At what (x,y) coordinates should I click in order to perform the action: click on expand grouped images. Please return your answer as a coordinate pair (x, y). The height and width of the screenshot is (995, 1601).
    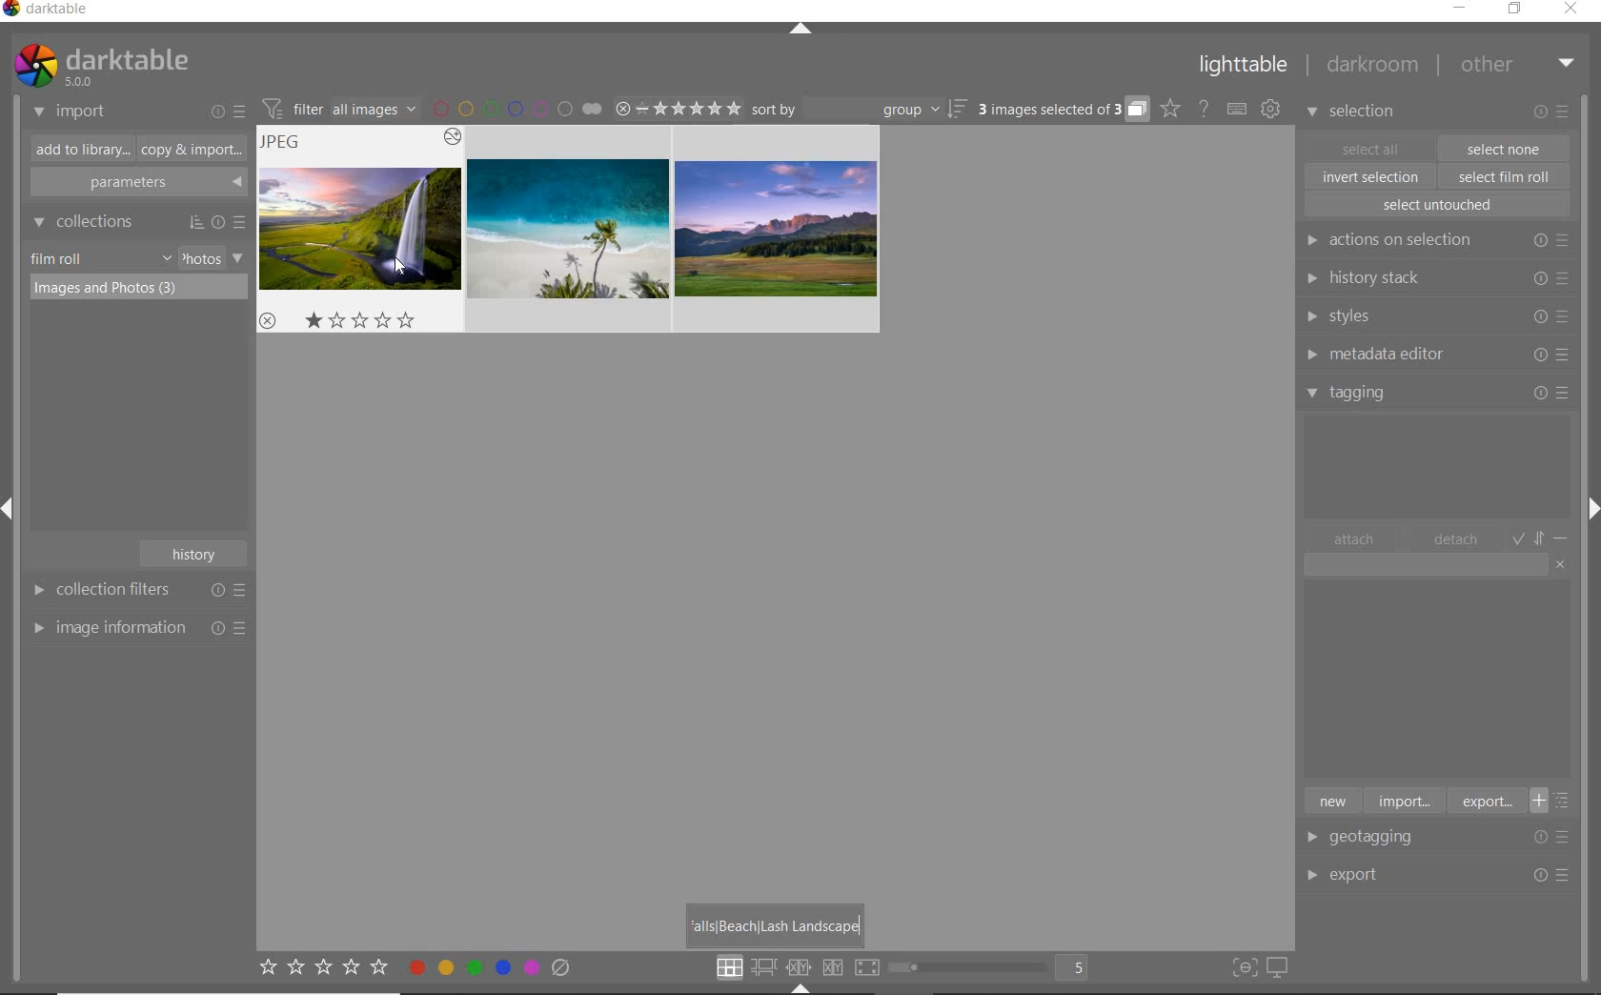
    Looking at the image, I should click on (1062, 111).